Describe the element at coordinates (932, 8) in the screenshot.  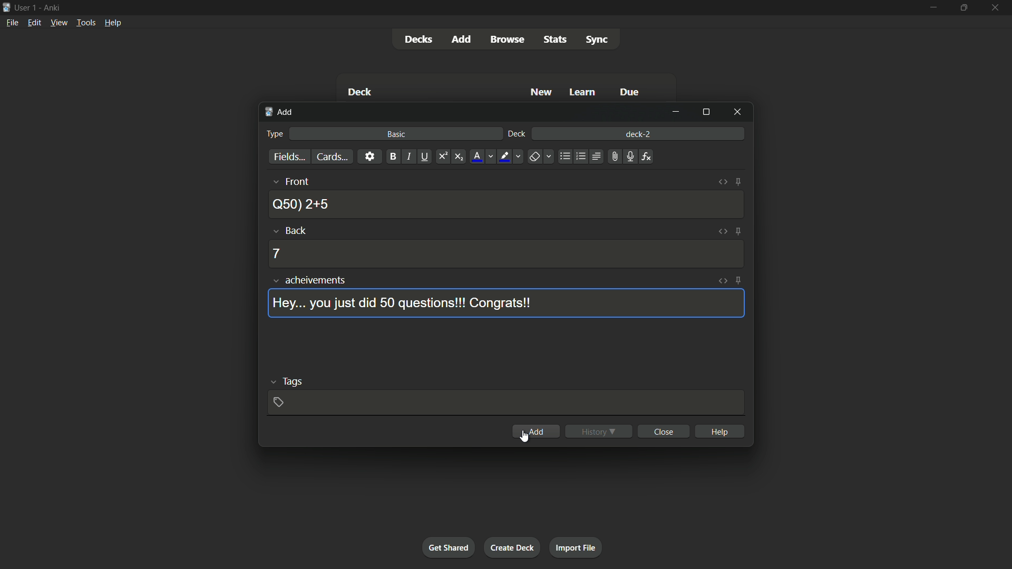
I see `minimize` at that location.